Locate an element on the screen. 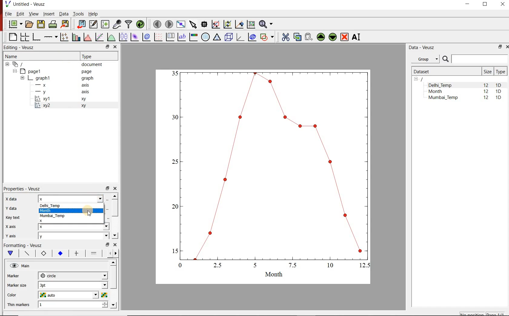 Image resolution: width=509 pixels, height=316 pixels. Axis line is located at coordinates (26, 253).